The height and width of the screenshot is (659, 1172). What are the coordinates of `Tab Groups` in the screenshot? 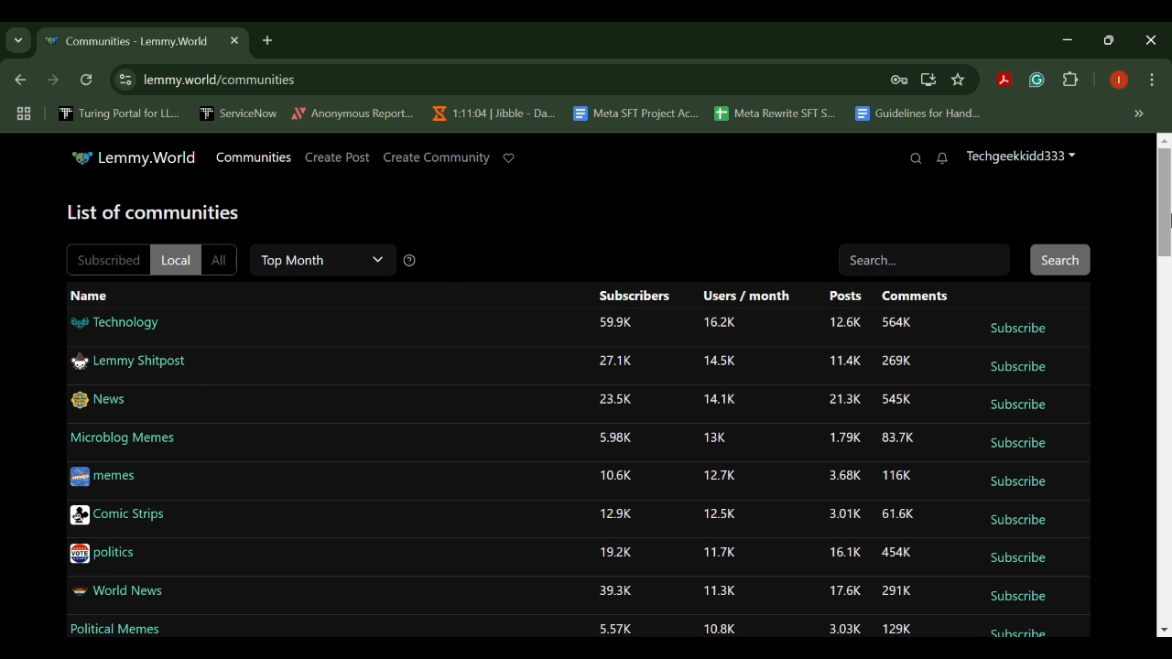 It's located at (21, 114).